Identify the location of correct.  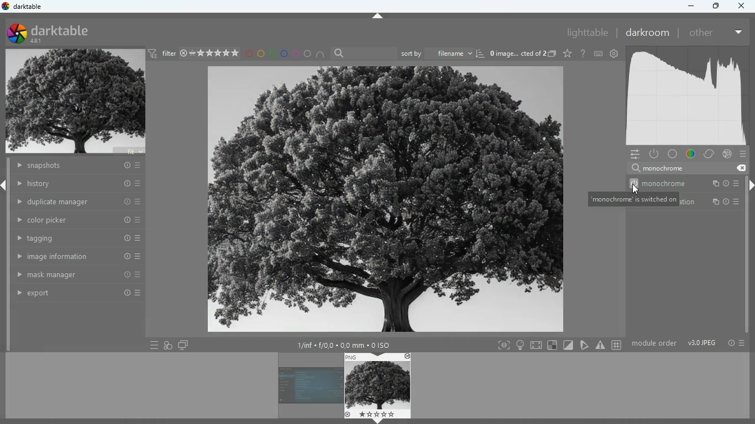
(707, 154).